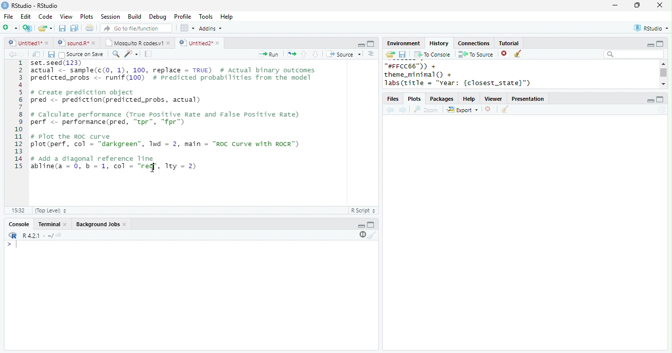 Image resolution: width=672 pixels, height=353 pixels. Describe the element at coordinates (116, 54) in the screenshot. I see `search` at that location.